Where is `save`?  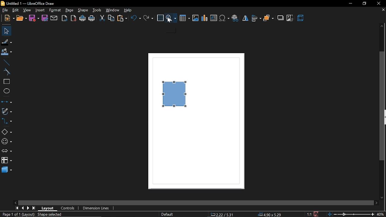 save is located at coordinates (316, 214).